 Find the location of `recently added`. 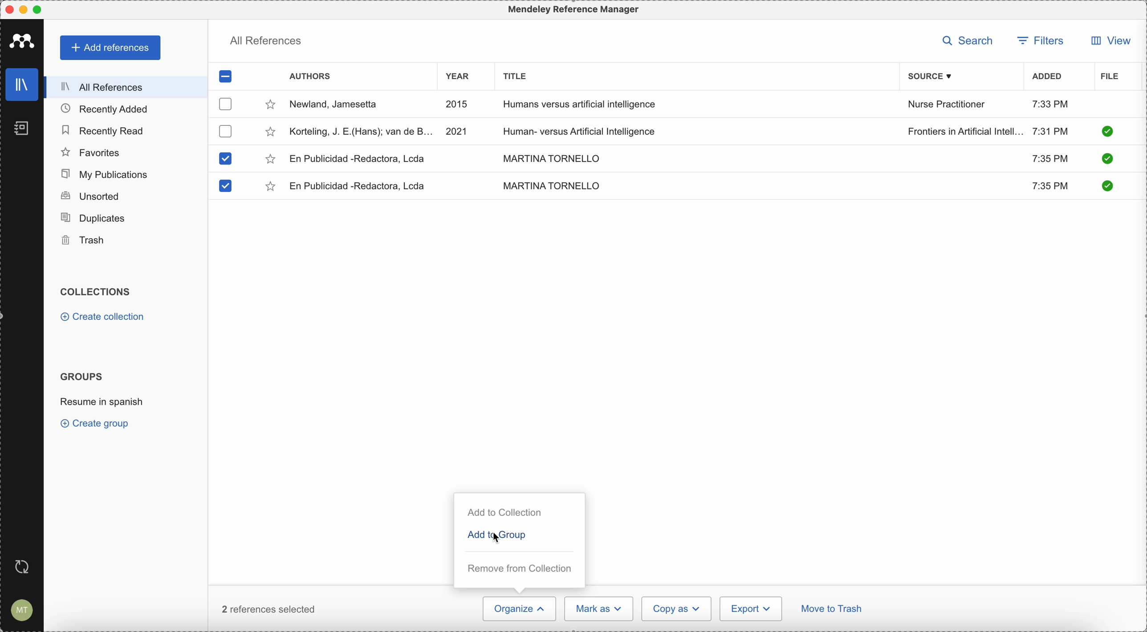

recently added is located at coordinates (112, 109).